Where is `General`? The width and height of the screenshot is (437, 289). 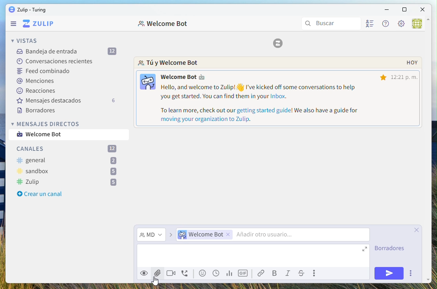 General is located at coordinates (66, 161).